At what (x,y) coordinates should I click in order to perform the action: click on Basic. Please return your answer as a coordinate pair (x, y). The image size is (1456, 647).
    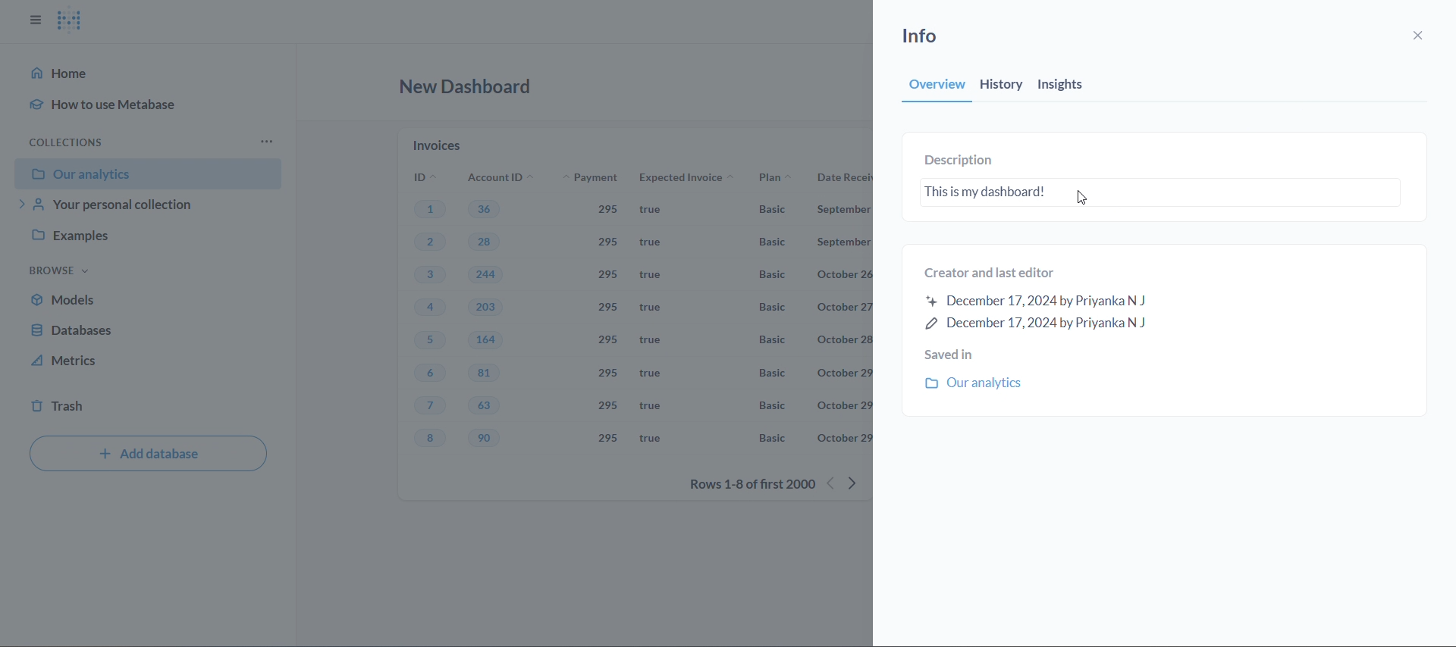
    Looking at the image, I should click on (775, 308).